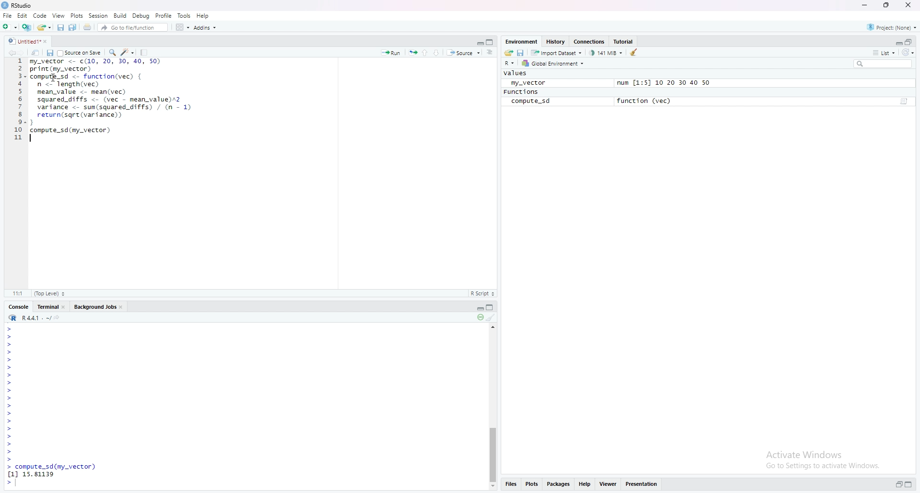 The image size is (920, 493). Describe the element at coordinates (10, 344) in the screenshot. I see `Prompt cursor` at that location.